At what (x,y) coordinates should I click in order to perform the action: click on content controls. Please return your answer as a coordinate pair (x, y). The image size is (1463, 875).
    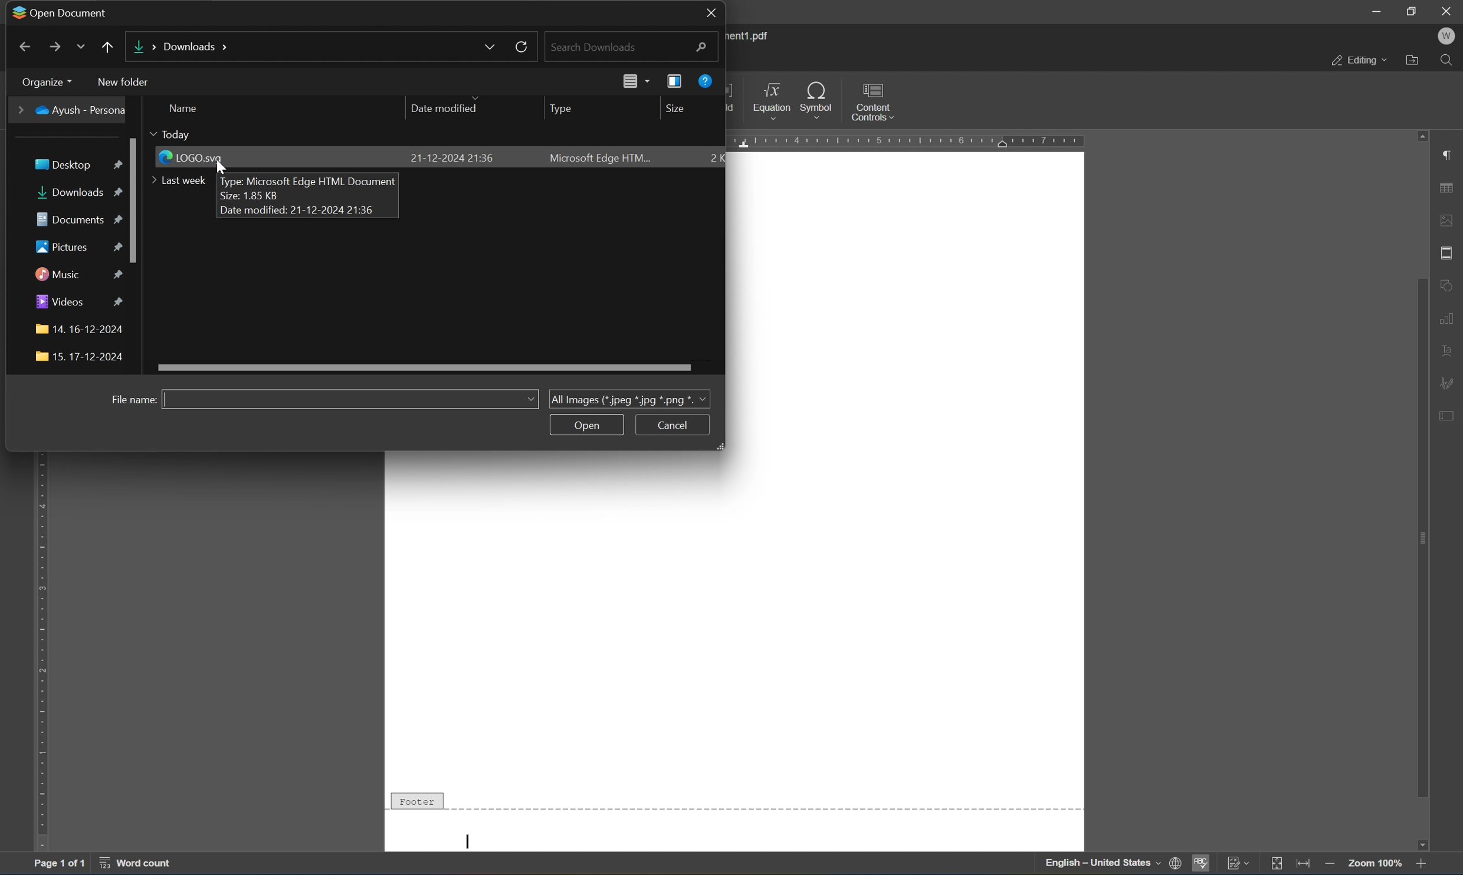
    Looking at the image, I should click on (873, 101).